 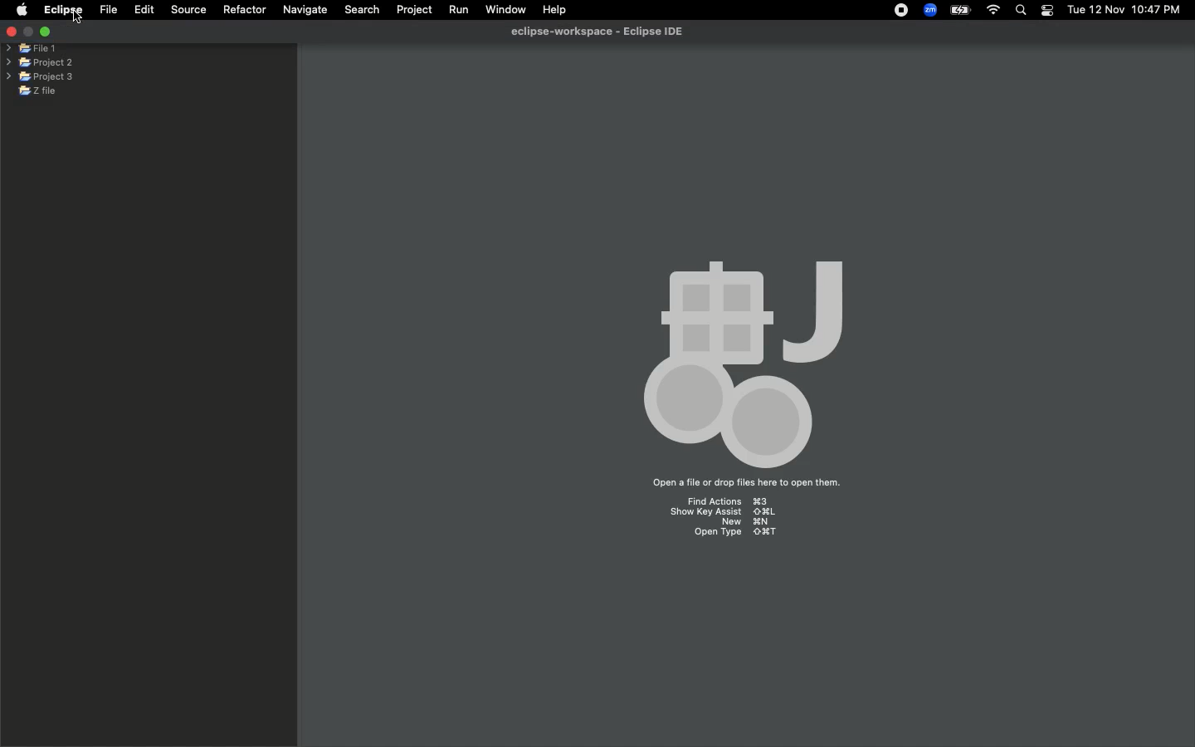 I want to click on Project, so click(x=414, y=8).